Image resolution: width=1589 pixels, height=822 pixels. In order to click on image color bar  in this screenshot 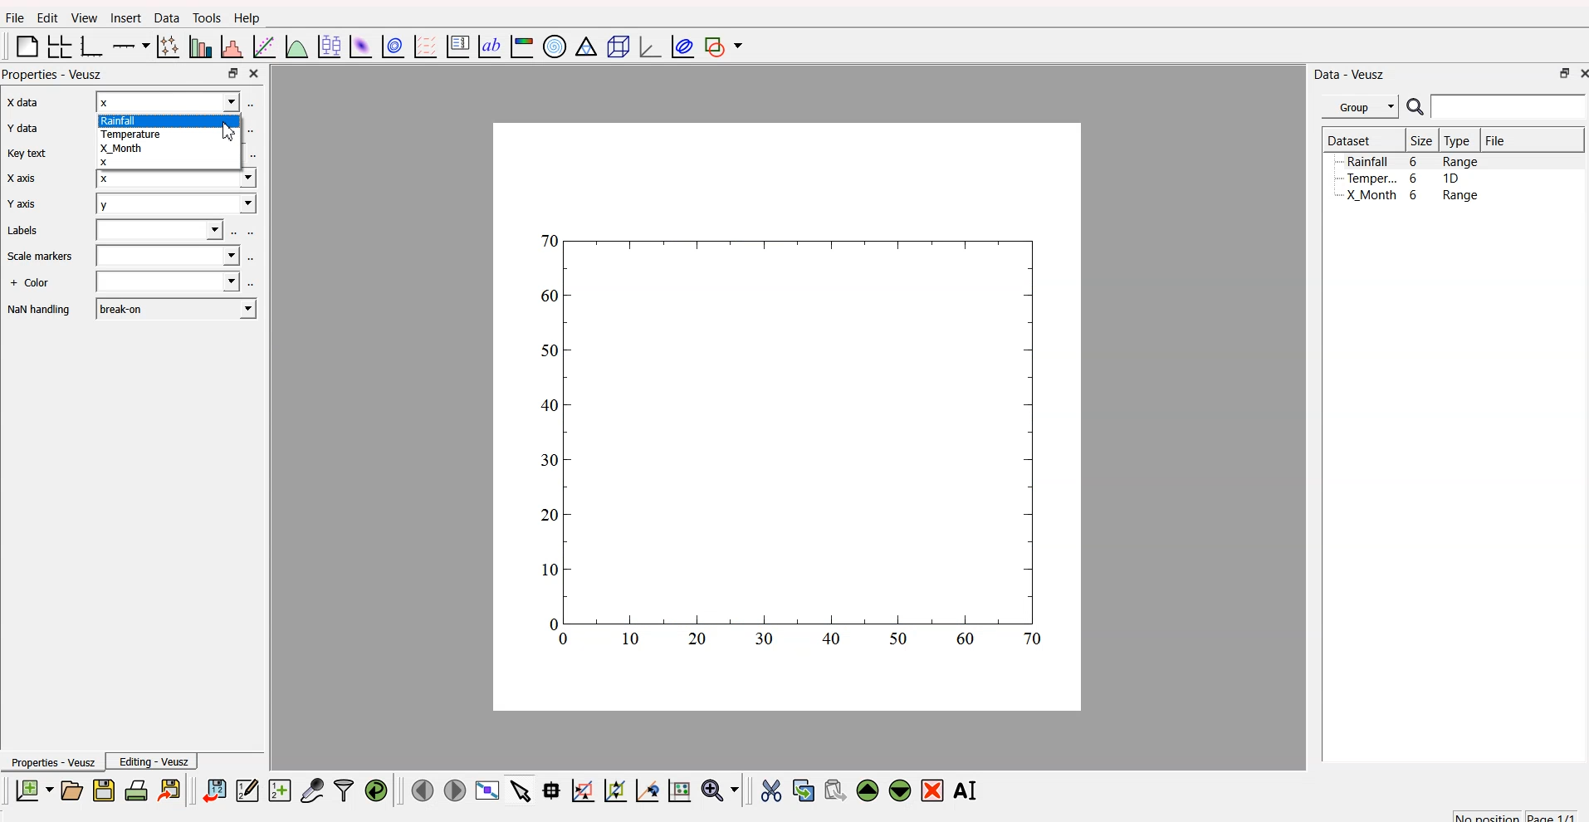, I will do `click(521, 46)`.